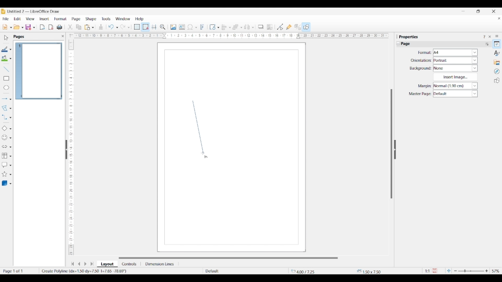 Image resolution: width=502 pixels, height=282 pixels. I want to click on Selected alignment, so click(224, 27).